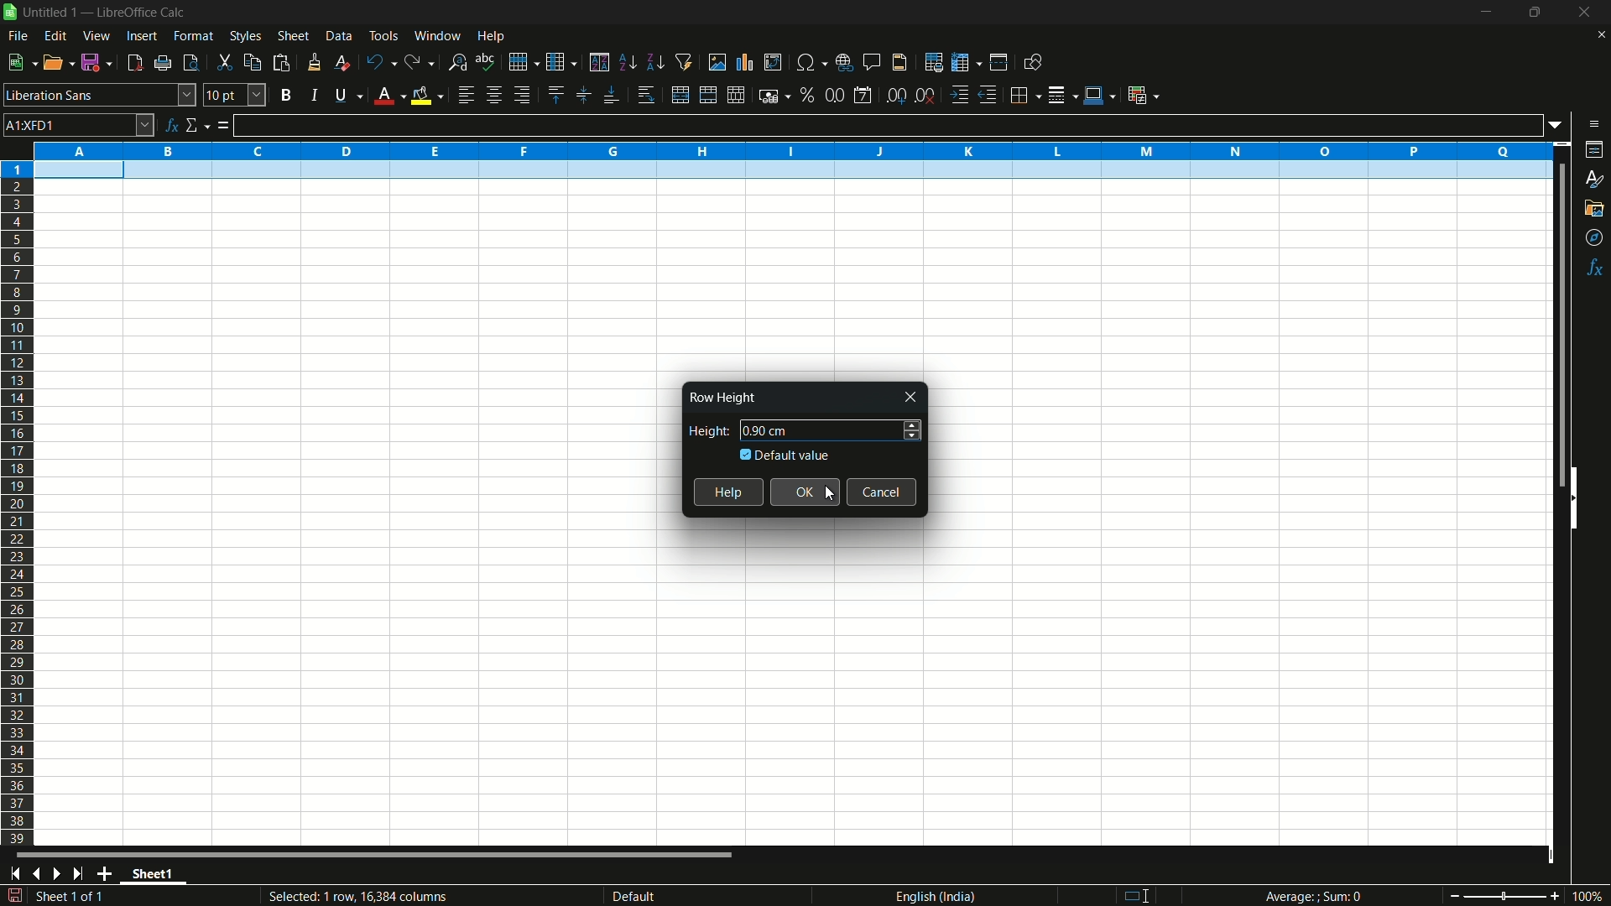 This screenshot has width=1611, height=906. Describe the element at coordinates (649, 96) in the screenshot. I see `wrap text` at that location.